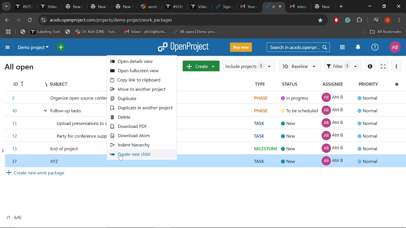  Describe the element at coordinates (6, 6) in the screenshot. I see `Search tabs` at that location.